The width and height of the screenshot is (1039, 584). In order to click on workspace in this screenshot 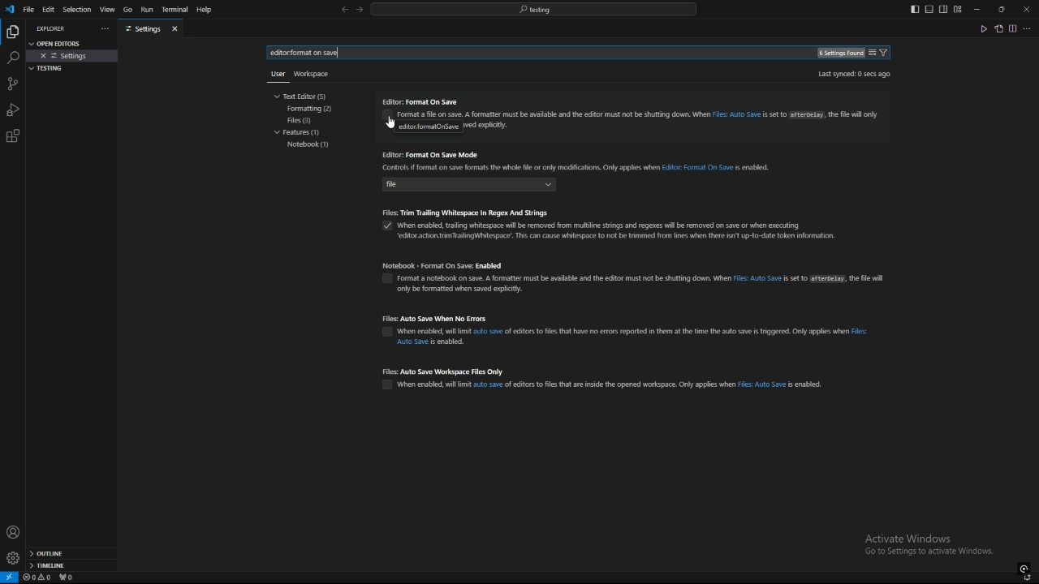, I will do `click(315, 72)`.